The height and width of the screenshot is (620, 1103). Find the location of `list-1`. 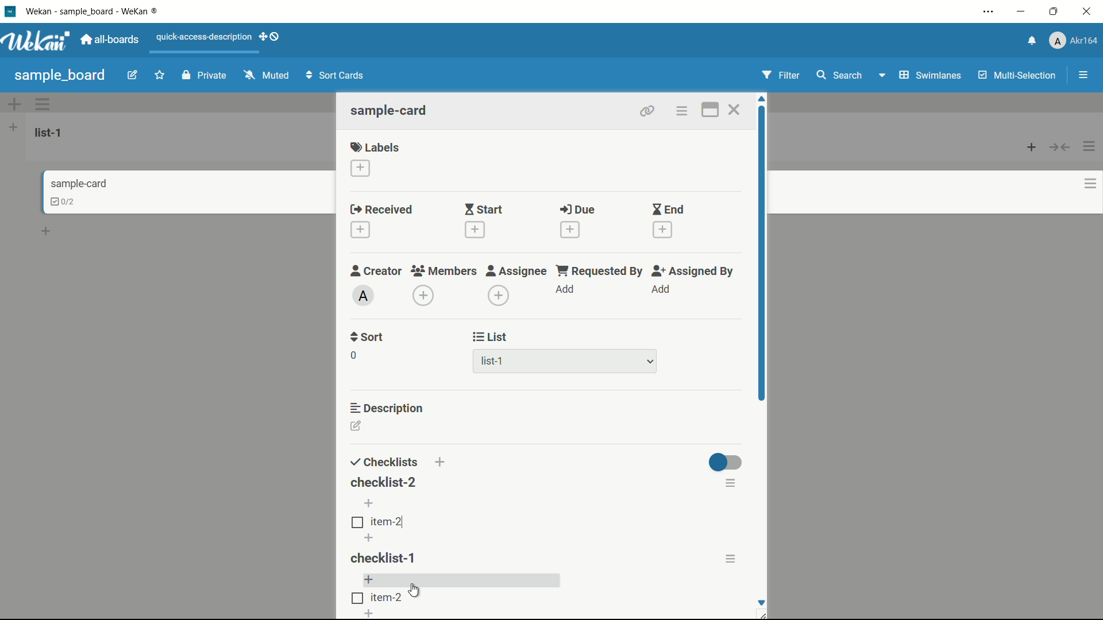

list-1 is located at coordinates (51, 132).